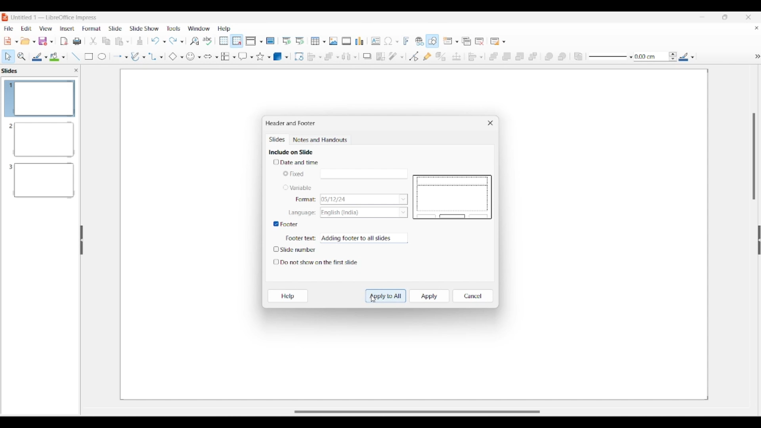 The image size is (761, 428). What do you see at coordinates (116, 29) in the screenshot?
I see `Slide menu` at bounding box center [116, 29].